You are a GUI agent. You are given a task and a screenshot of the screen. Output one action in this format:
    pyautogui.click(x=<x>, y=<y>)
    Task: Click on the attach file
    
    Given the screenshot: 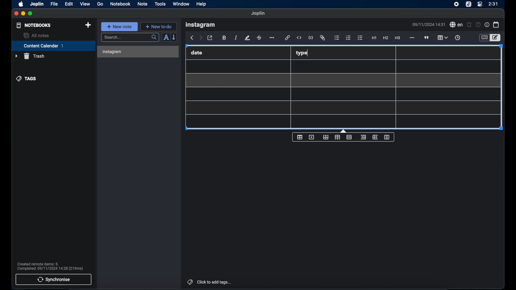 What is the action you would take?
    pyautogui.click(x=323, y=38)
    